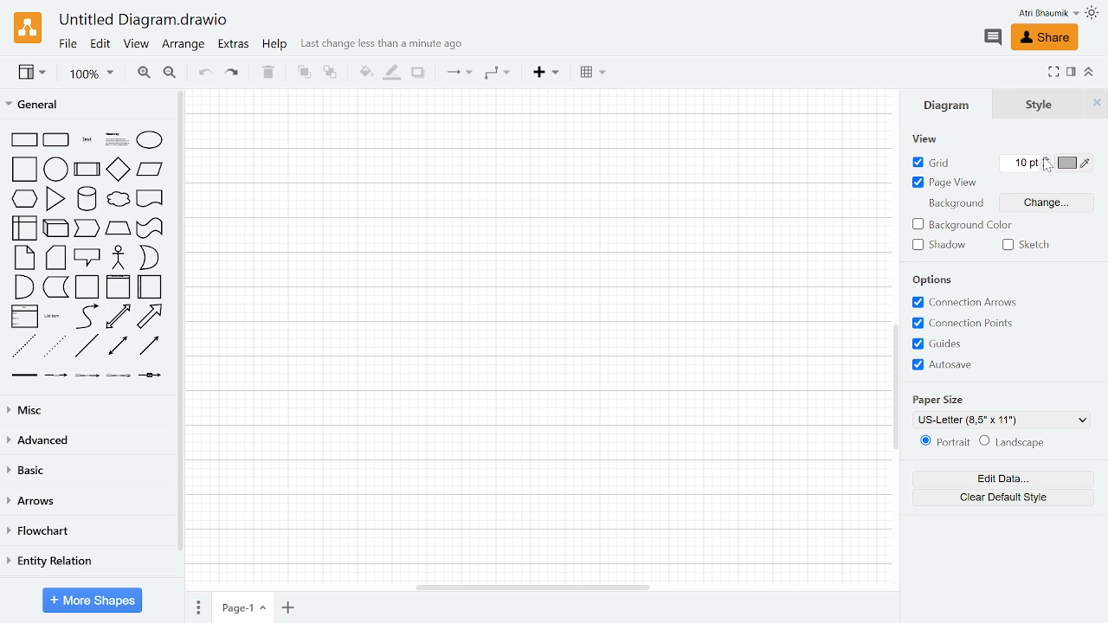 Image resolution: width=1108 pixels, height=623 pixels. I want to click on To back, so click(327, 74).